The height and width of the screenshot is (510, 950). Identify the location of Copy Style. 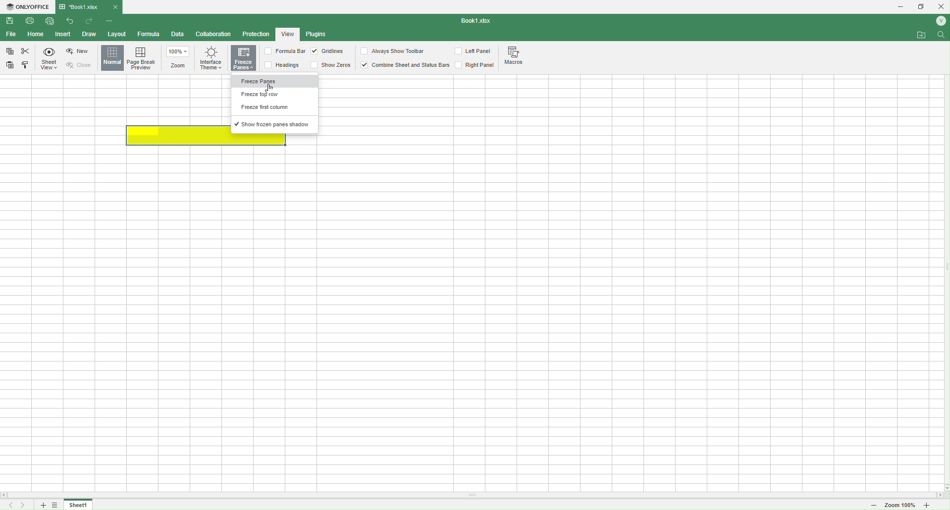
(26, 66).